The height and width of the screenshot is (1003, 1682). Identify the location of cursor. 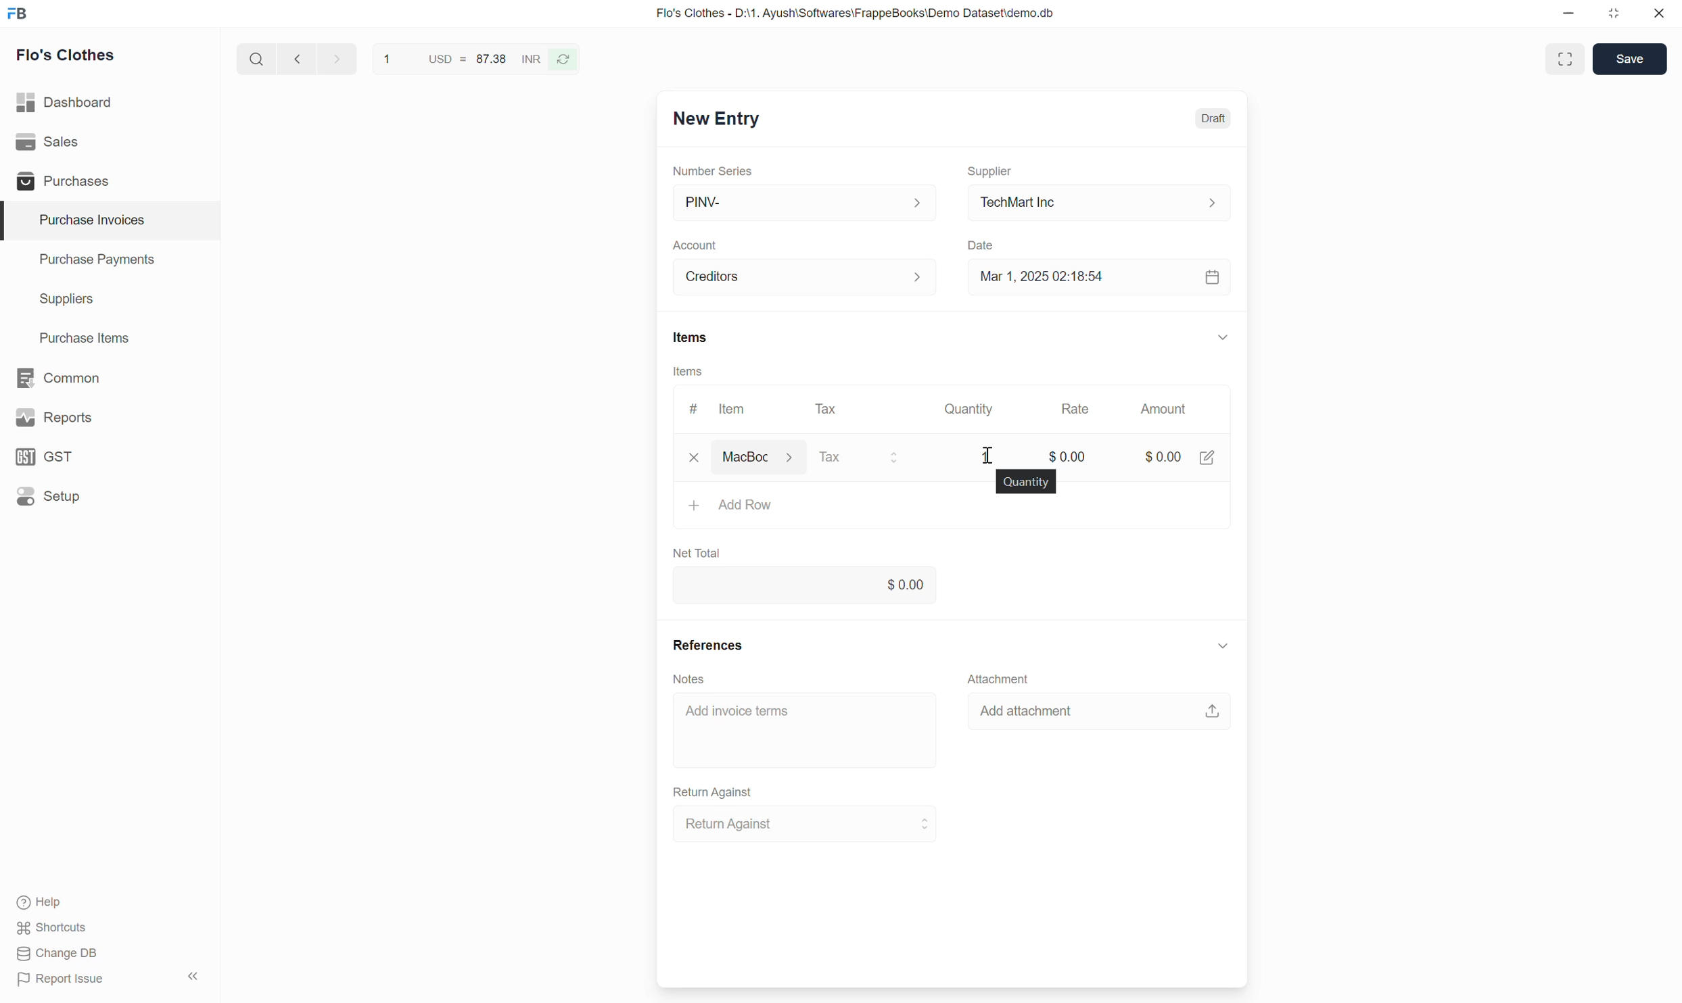
(991, 456).